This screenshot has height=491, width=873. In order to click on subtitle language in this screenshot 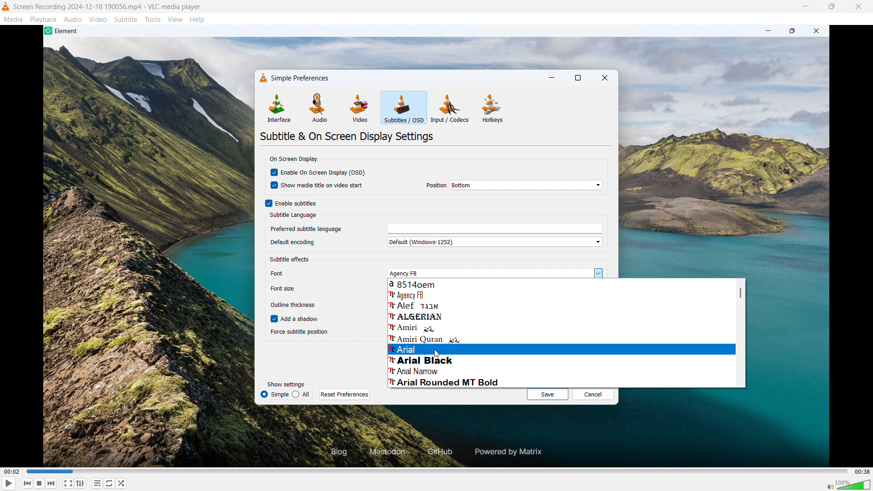, I will do `click(293, 216)`.